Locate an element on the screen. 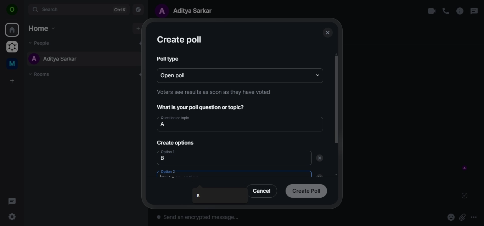 Image resolution: width=484 pixels, height=226 pixels. create options is located at coordinates (176, 143).